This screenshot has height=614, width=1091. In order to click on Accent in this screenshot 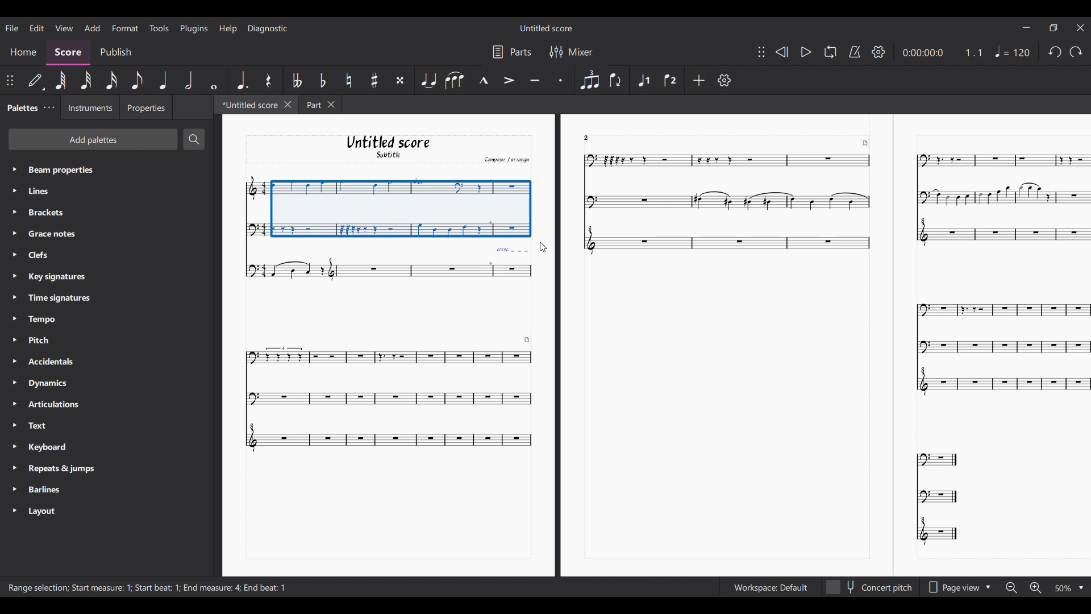, I will do `click(509, 80)`.